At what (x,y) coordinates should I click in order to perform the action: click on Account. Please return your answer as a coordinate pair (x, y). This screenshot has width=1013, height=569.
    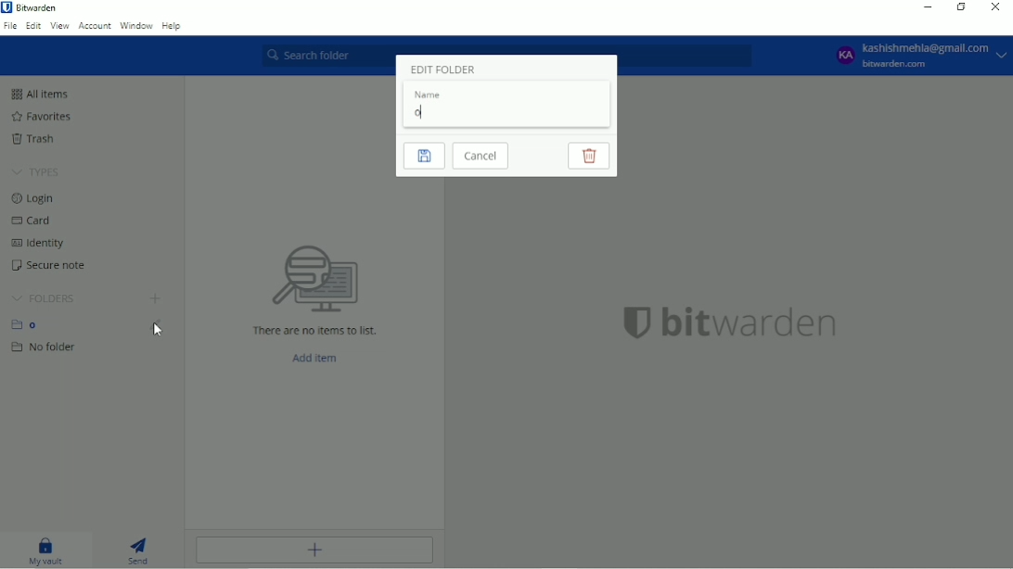
    Looking at the image, I should click on (95, 26).